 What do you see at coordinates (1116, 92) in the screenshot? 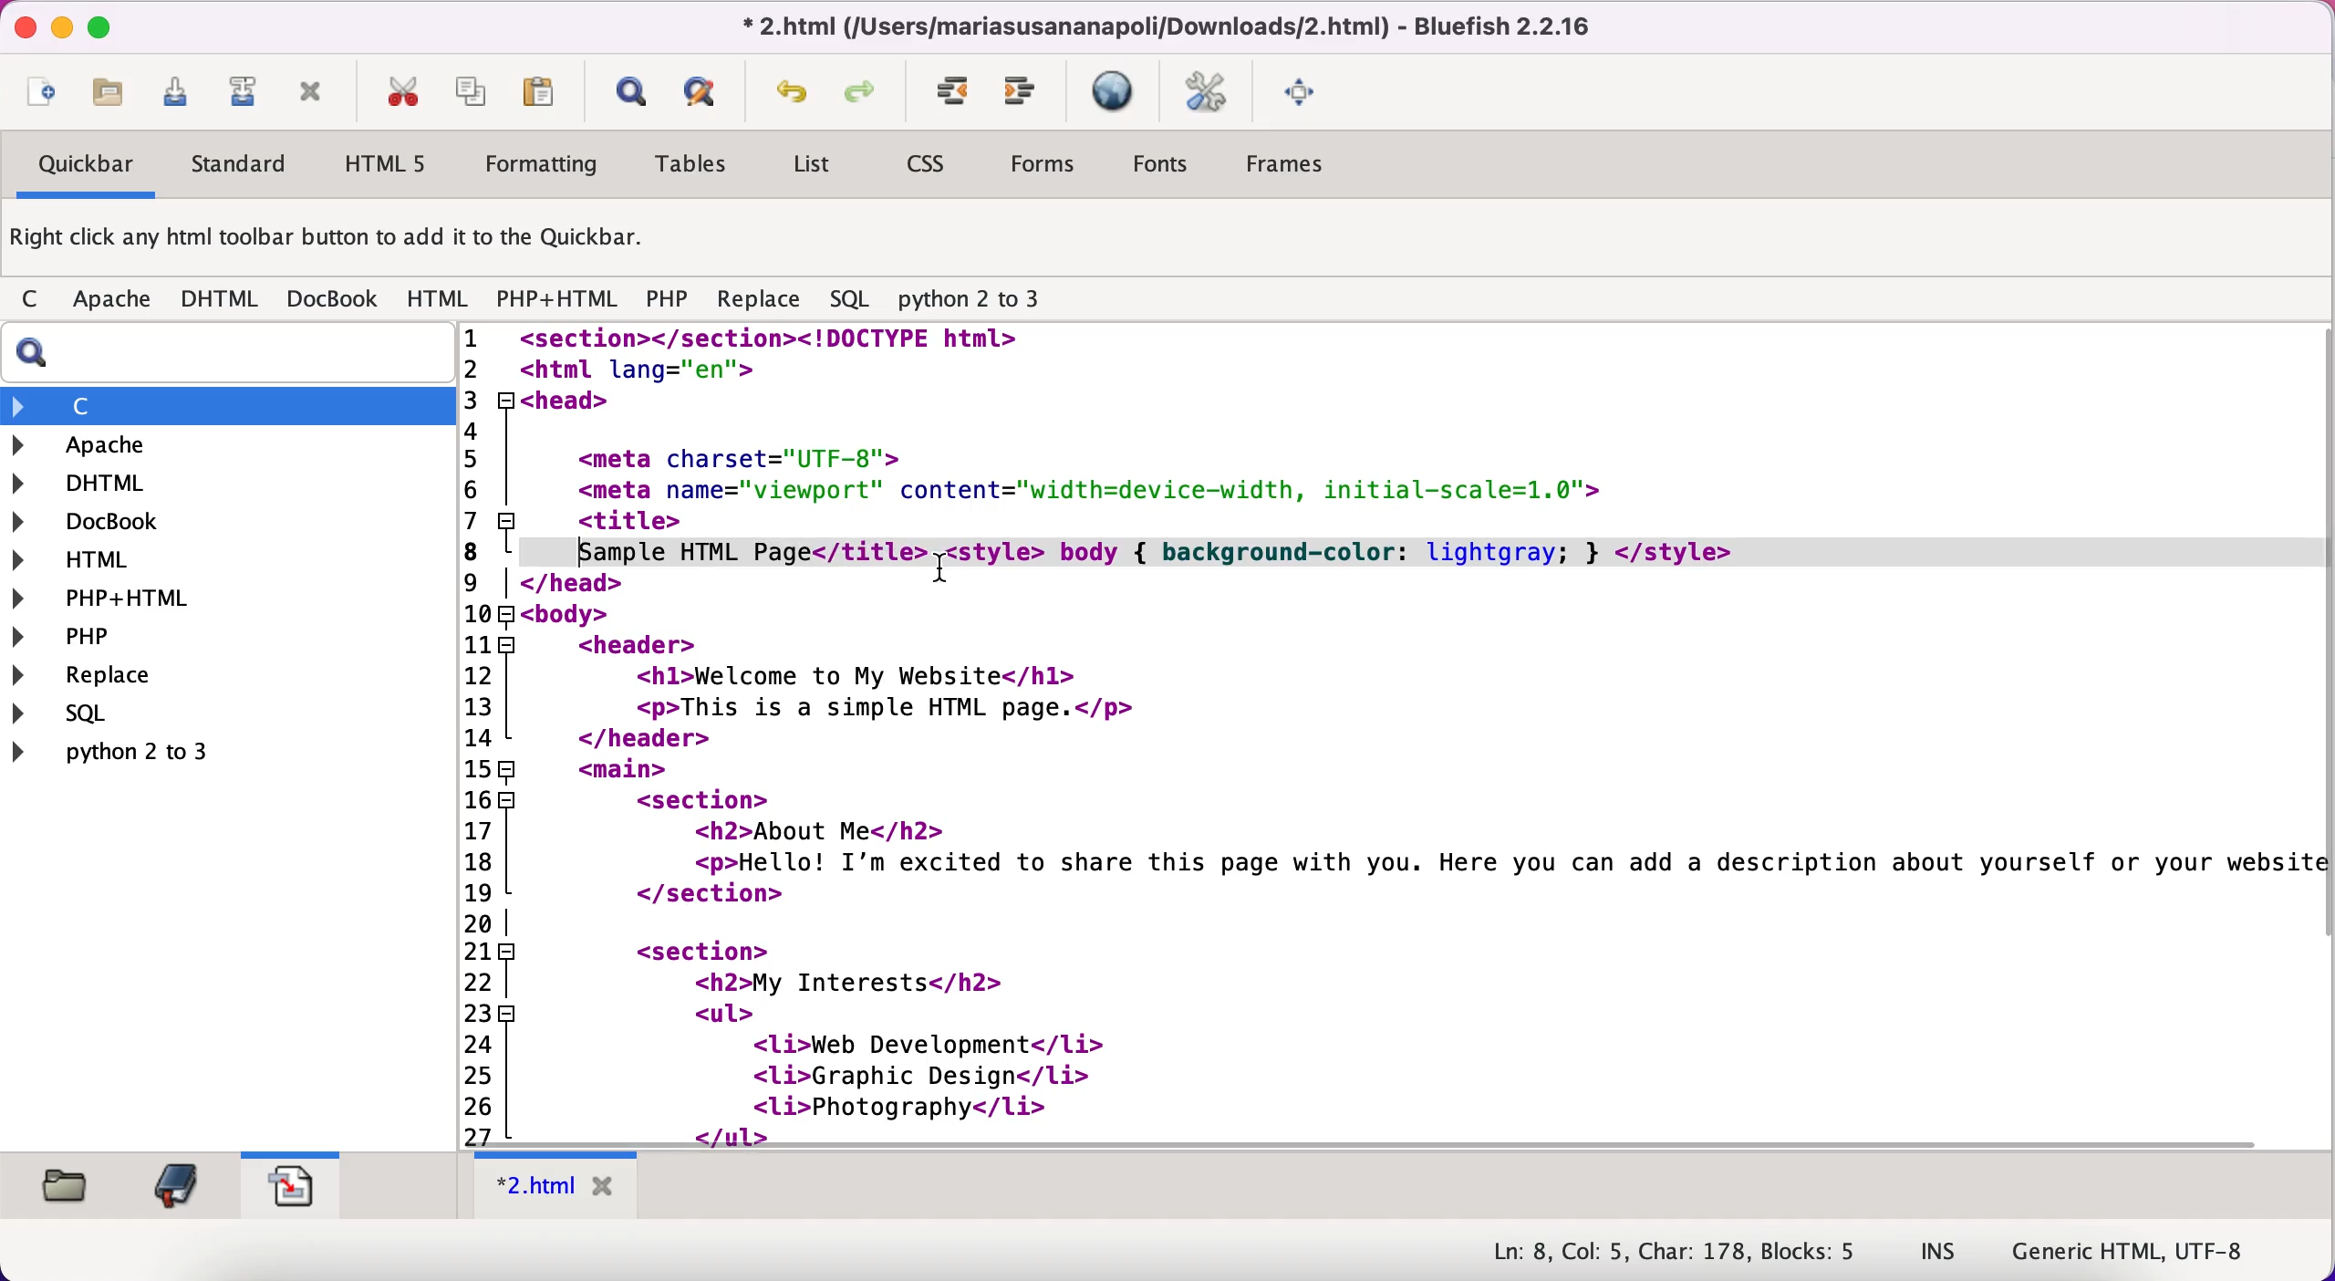
I see `preview in browser` at bounding box center [1116, 92].